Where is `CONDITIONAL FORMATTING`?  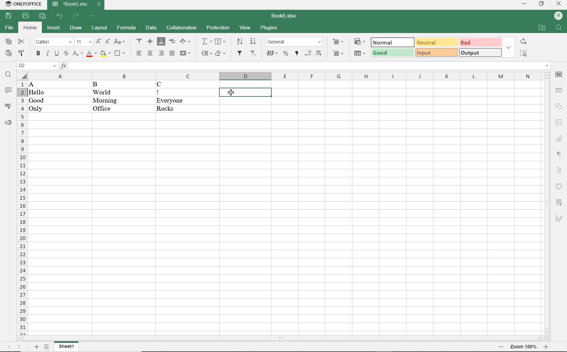 CONDITIONAL FORMATTING is located at coordinates (360, 42).